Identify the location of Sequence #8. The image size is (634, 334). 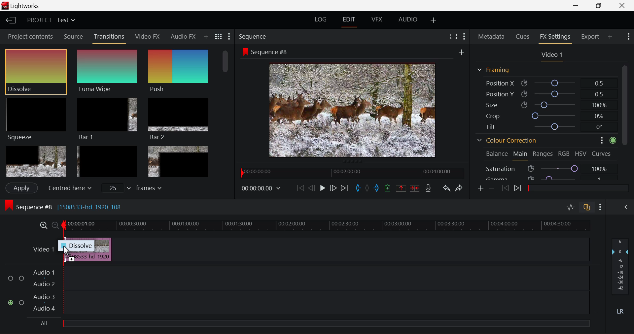
(265, 51).